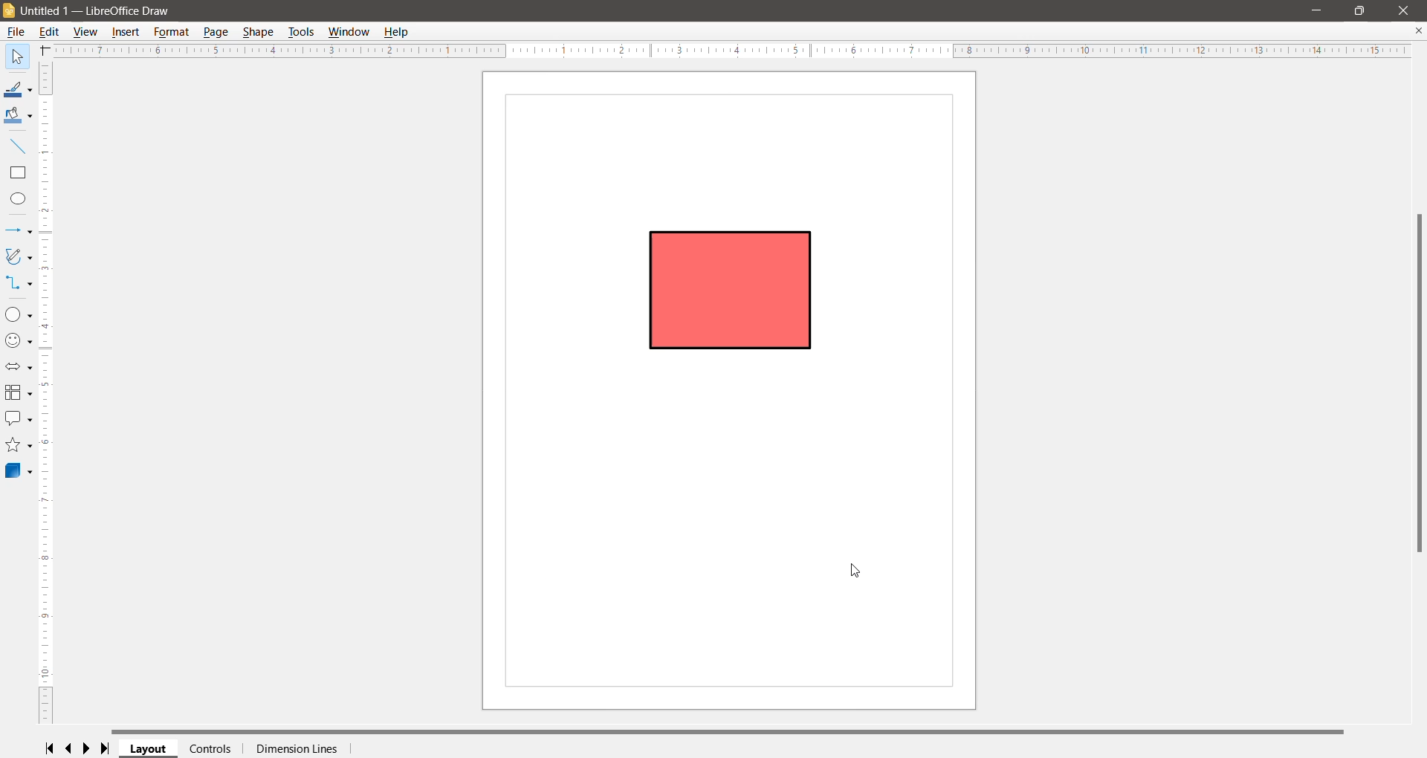  I want to click on Flowchart, so click(18, 394).